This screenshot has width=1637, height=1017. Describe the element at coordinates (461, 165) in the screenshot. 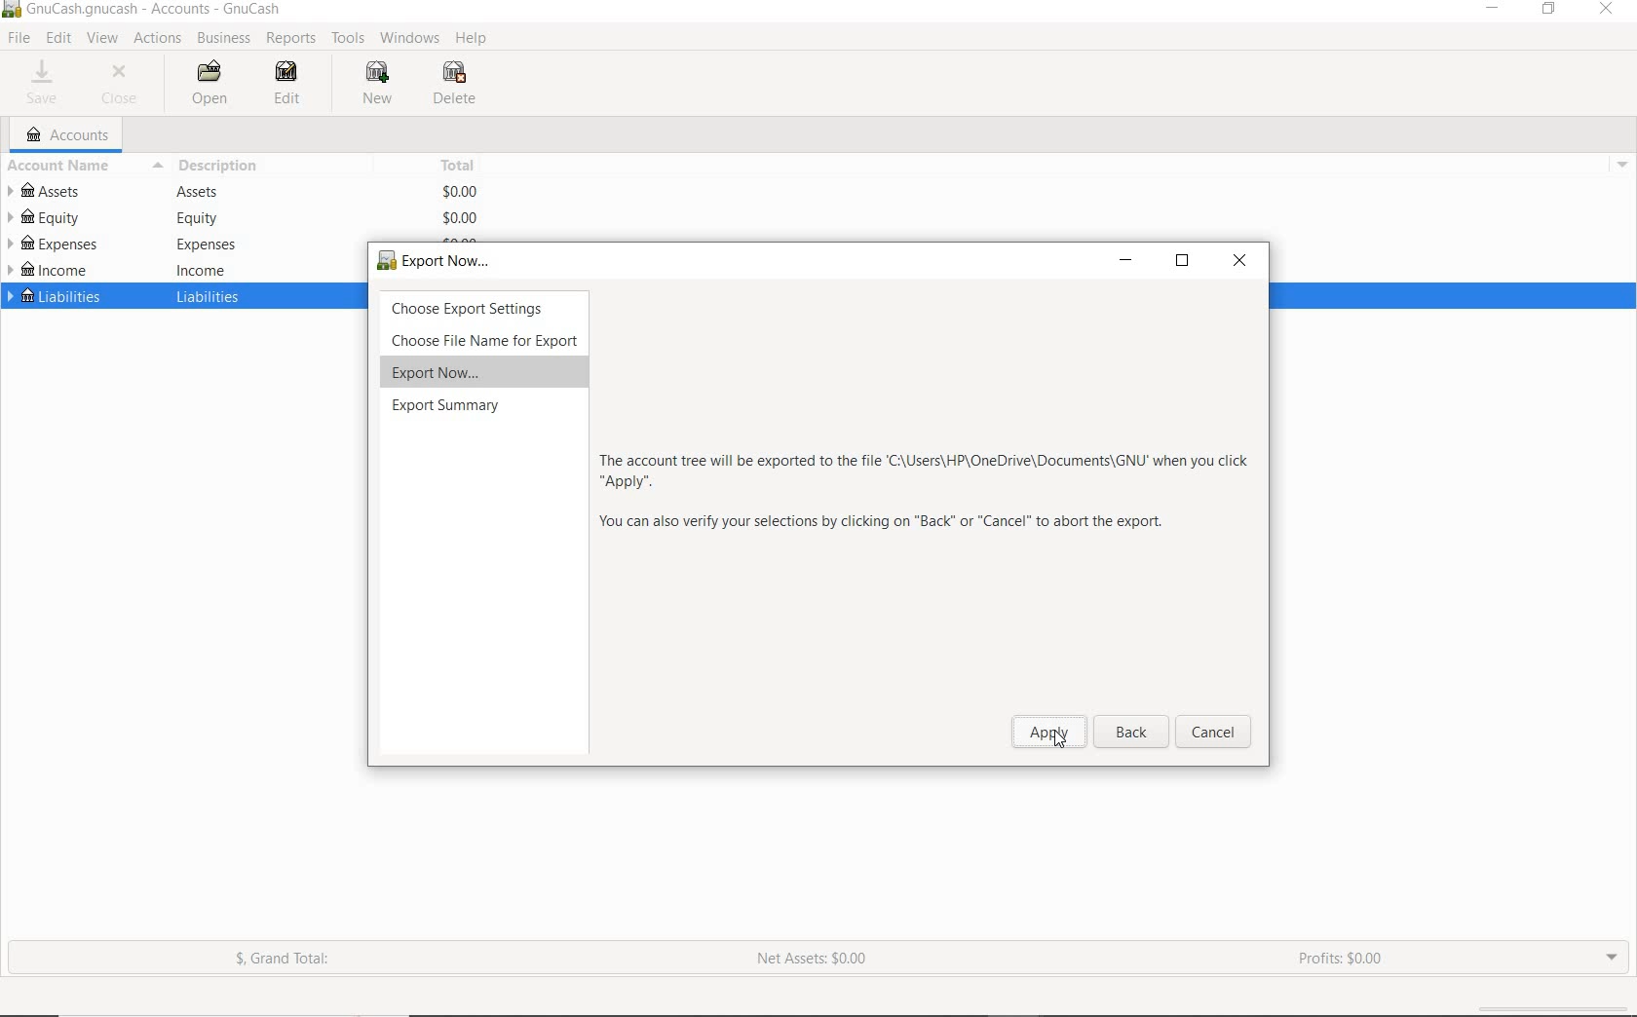

I see `TOTAL` at that location.